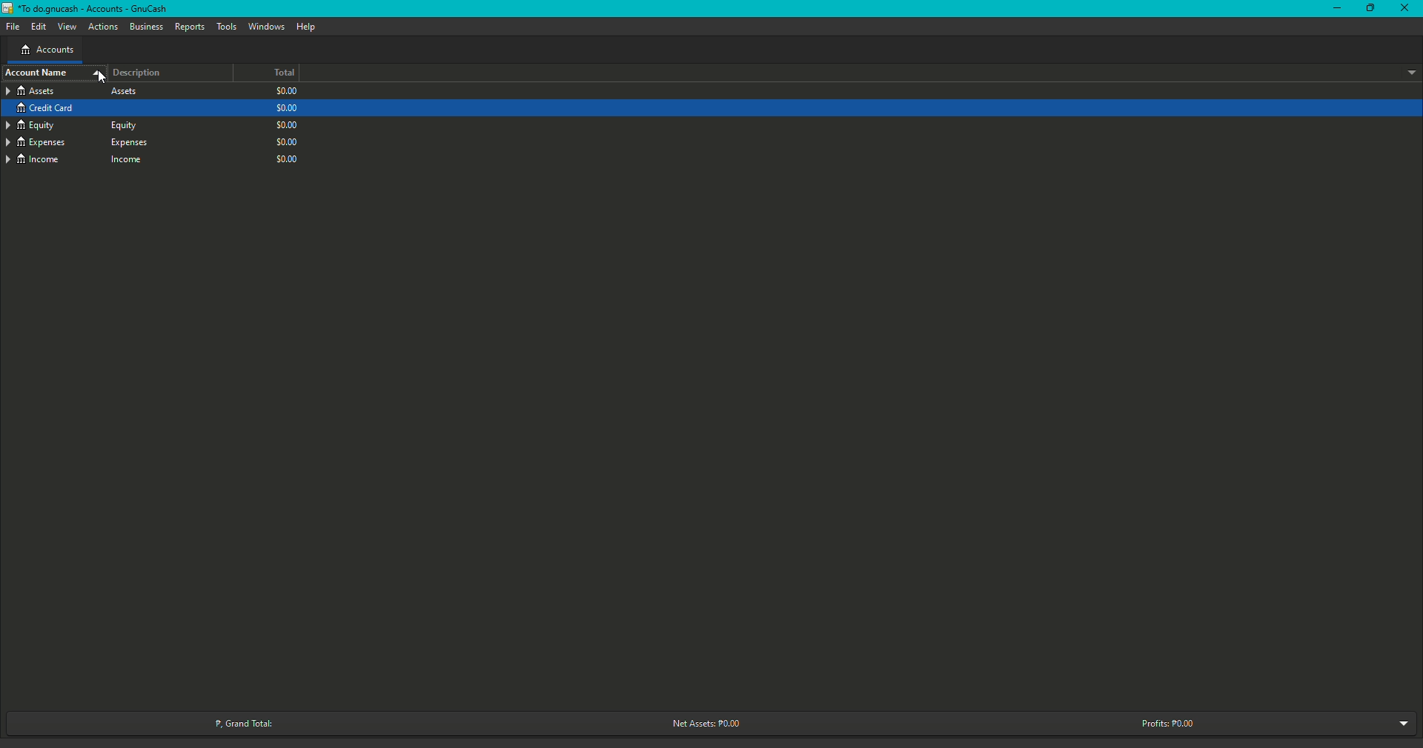 The image size is (1423, 748). Describe the element at coordinates (709, 724) in the screenshot. I see `Net Assets` at that location.